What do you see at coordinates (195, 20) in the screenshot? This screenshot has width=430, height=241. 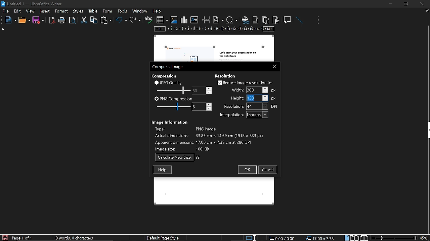 I see `insert text` at bounding box center [195, 20].